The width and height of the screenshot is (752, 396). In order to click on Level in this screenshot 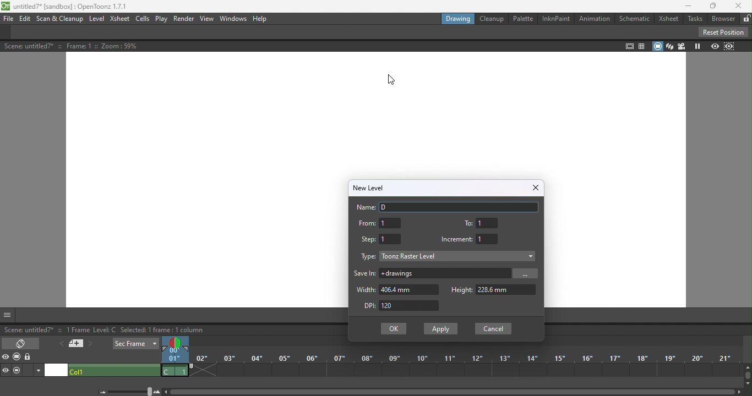, I will do `click(97, 19)`.